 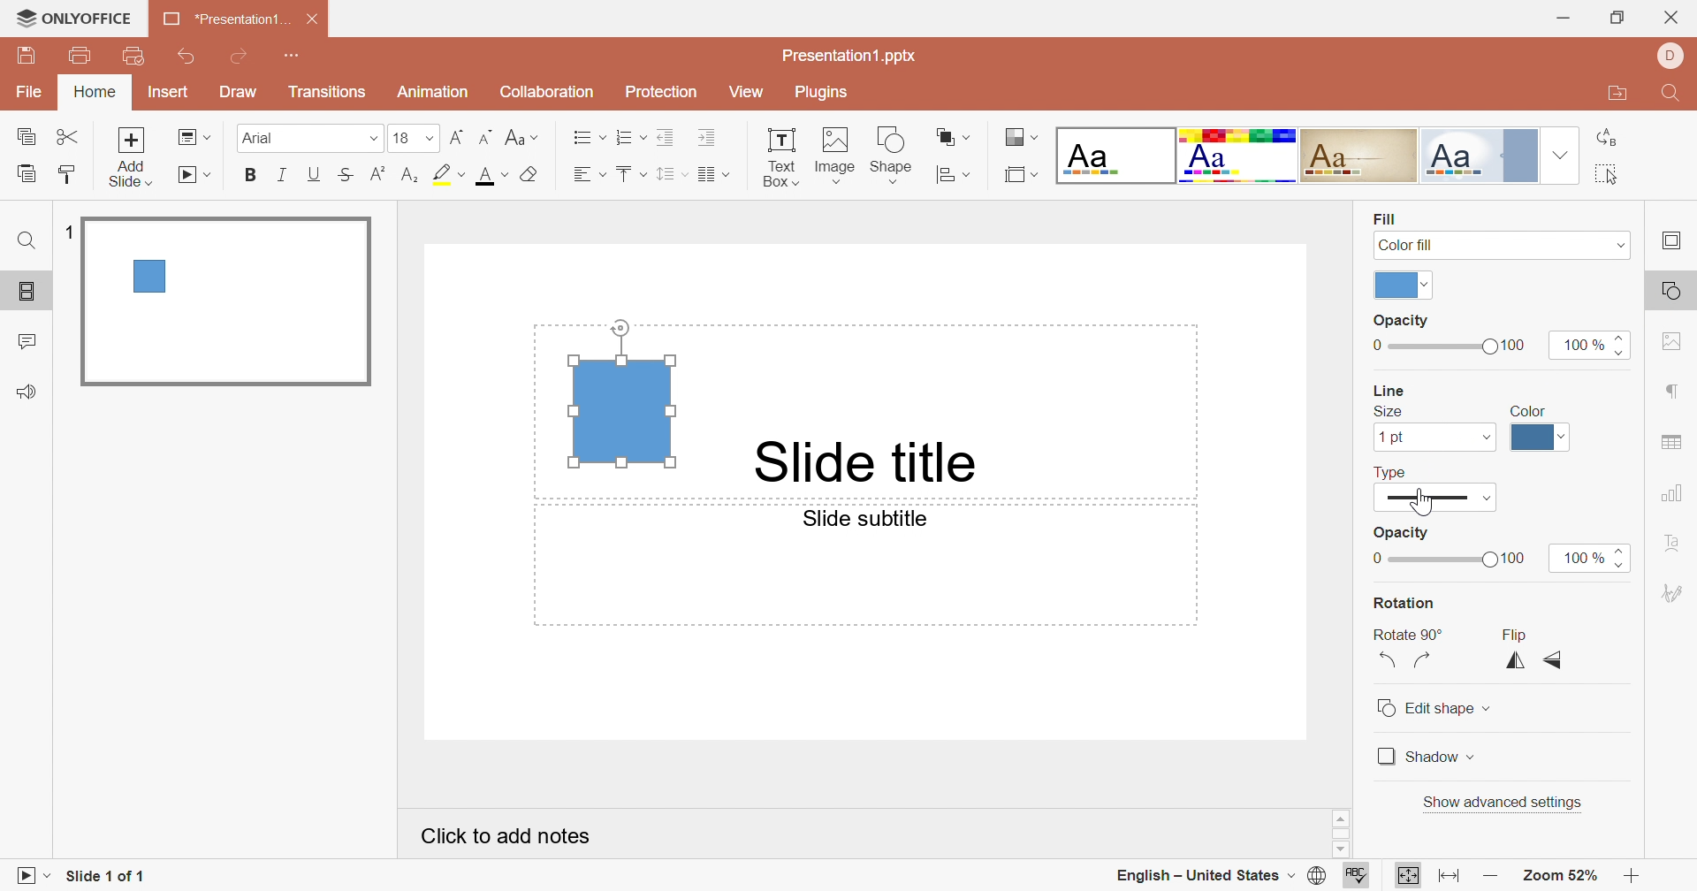 I want to click on Change case, so click(x=523, y=140).